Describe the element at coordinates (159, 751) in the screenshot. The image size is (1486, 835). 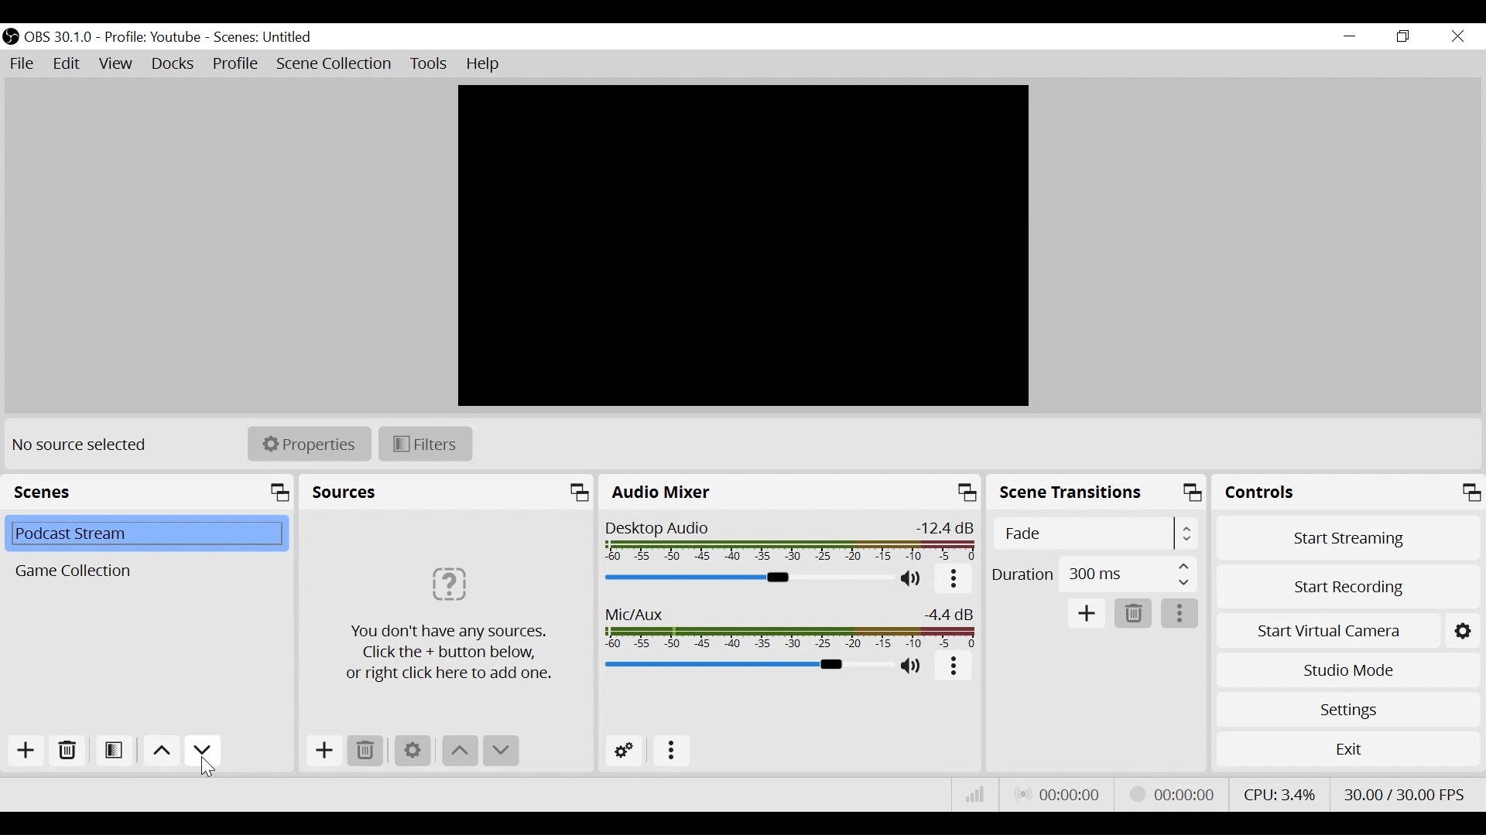
I see `move up` at that location.